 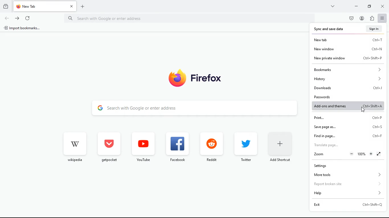 I want to click on new private window, so click(x=349, y=58).